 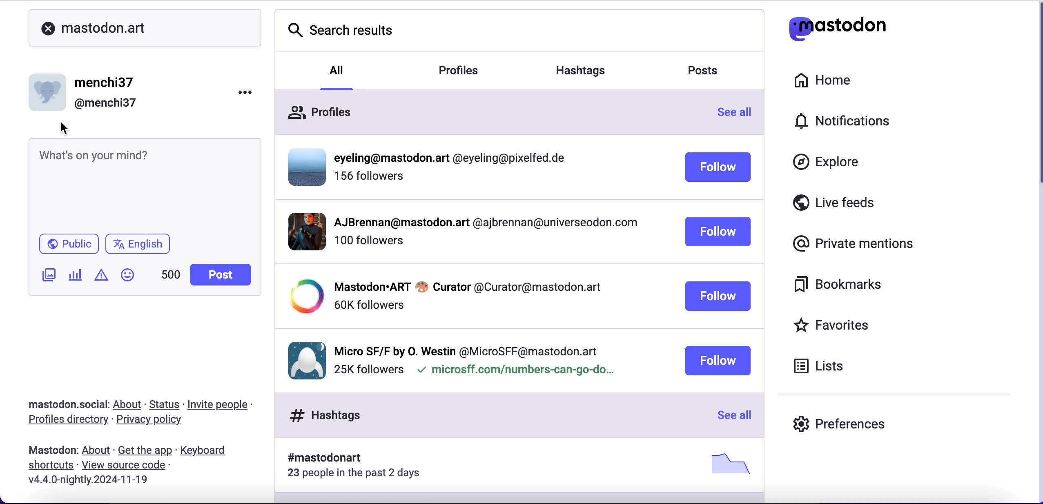 I want to click on posts, so click(x=706, y=73).